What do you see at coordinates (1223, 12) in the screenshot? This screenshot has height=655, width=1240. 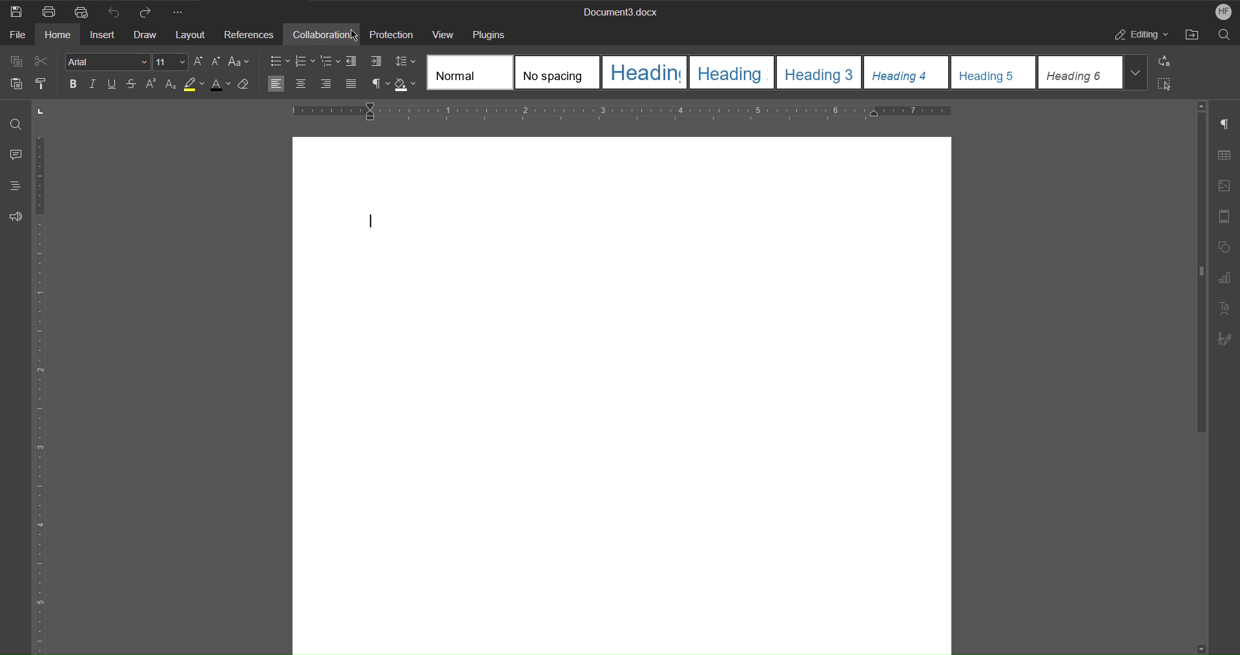 I see `HF` at bounding box center [1223, 12].